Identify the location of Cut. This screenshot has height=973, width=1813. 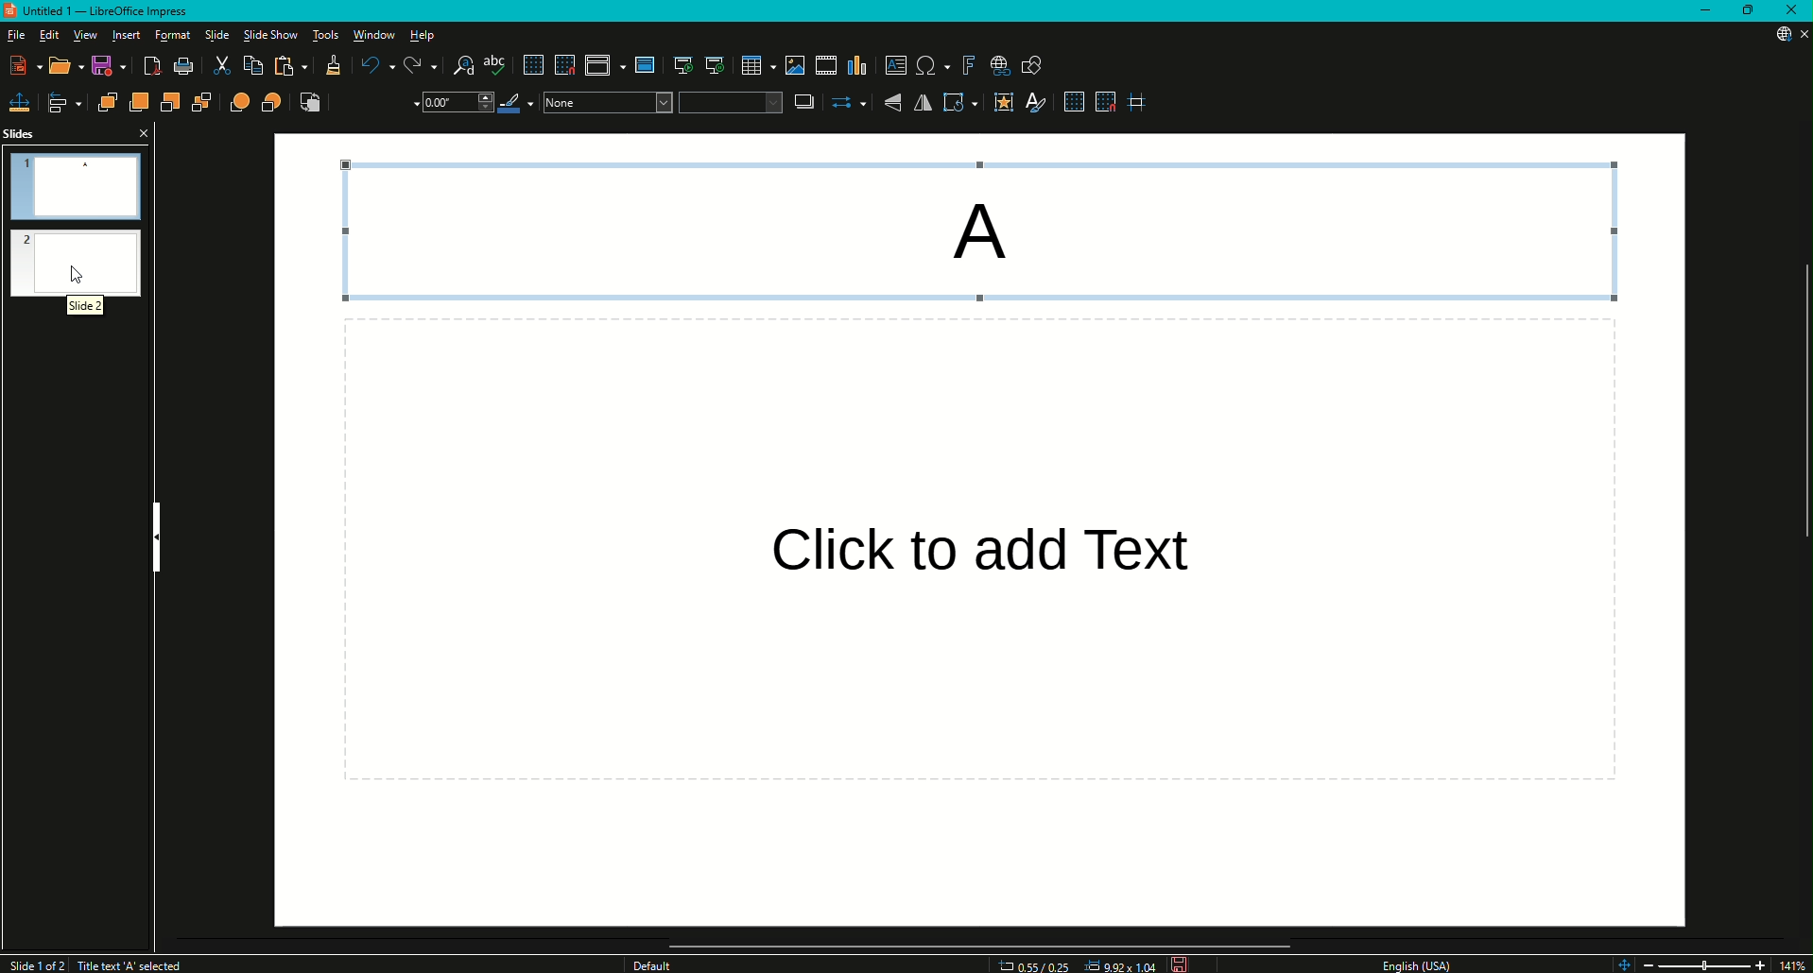
(217, 66).